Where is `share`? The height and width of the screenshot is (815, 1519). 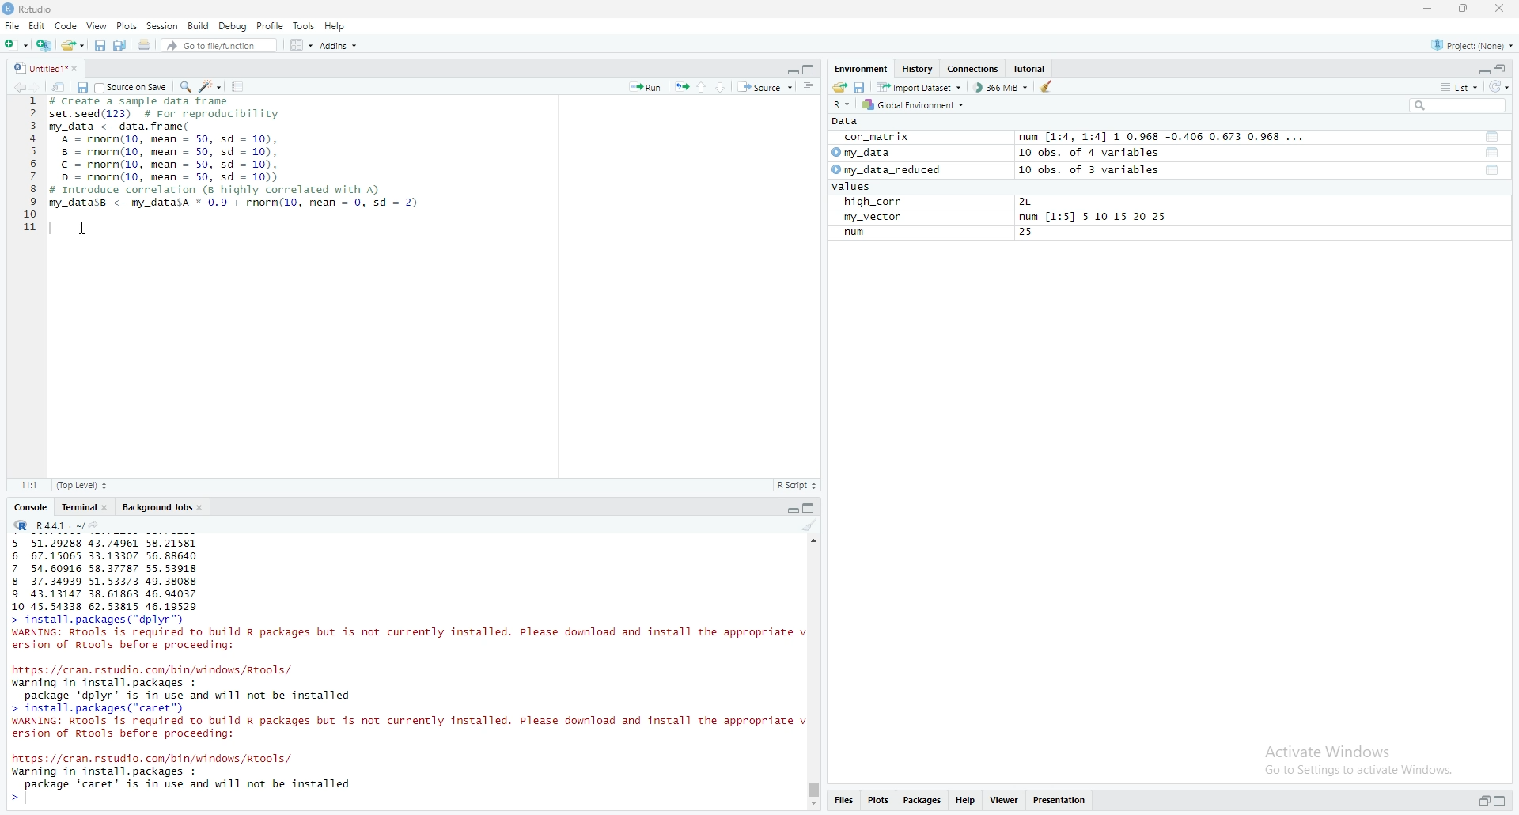
share is located at coordinates (95, 525).